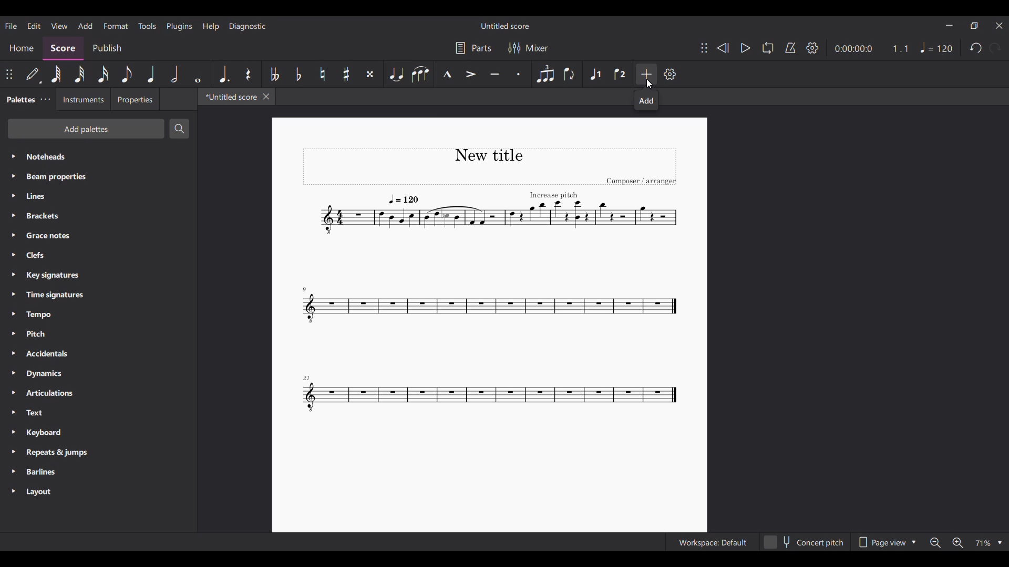 The height and width of the screenshot is (567, 1009). I want to click on Accent, so click(471, 74).